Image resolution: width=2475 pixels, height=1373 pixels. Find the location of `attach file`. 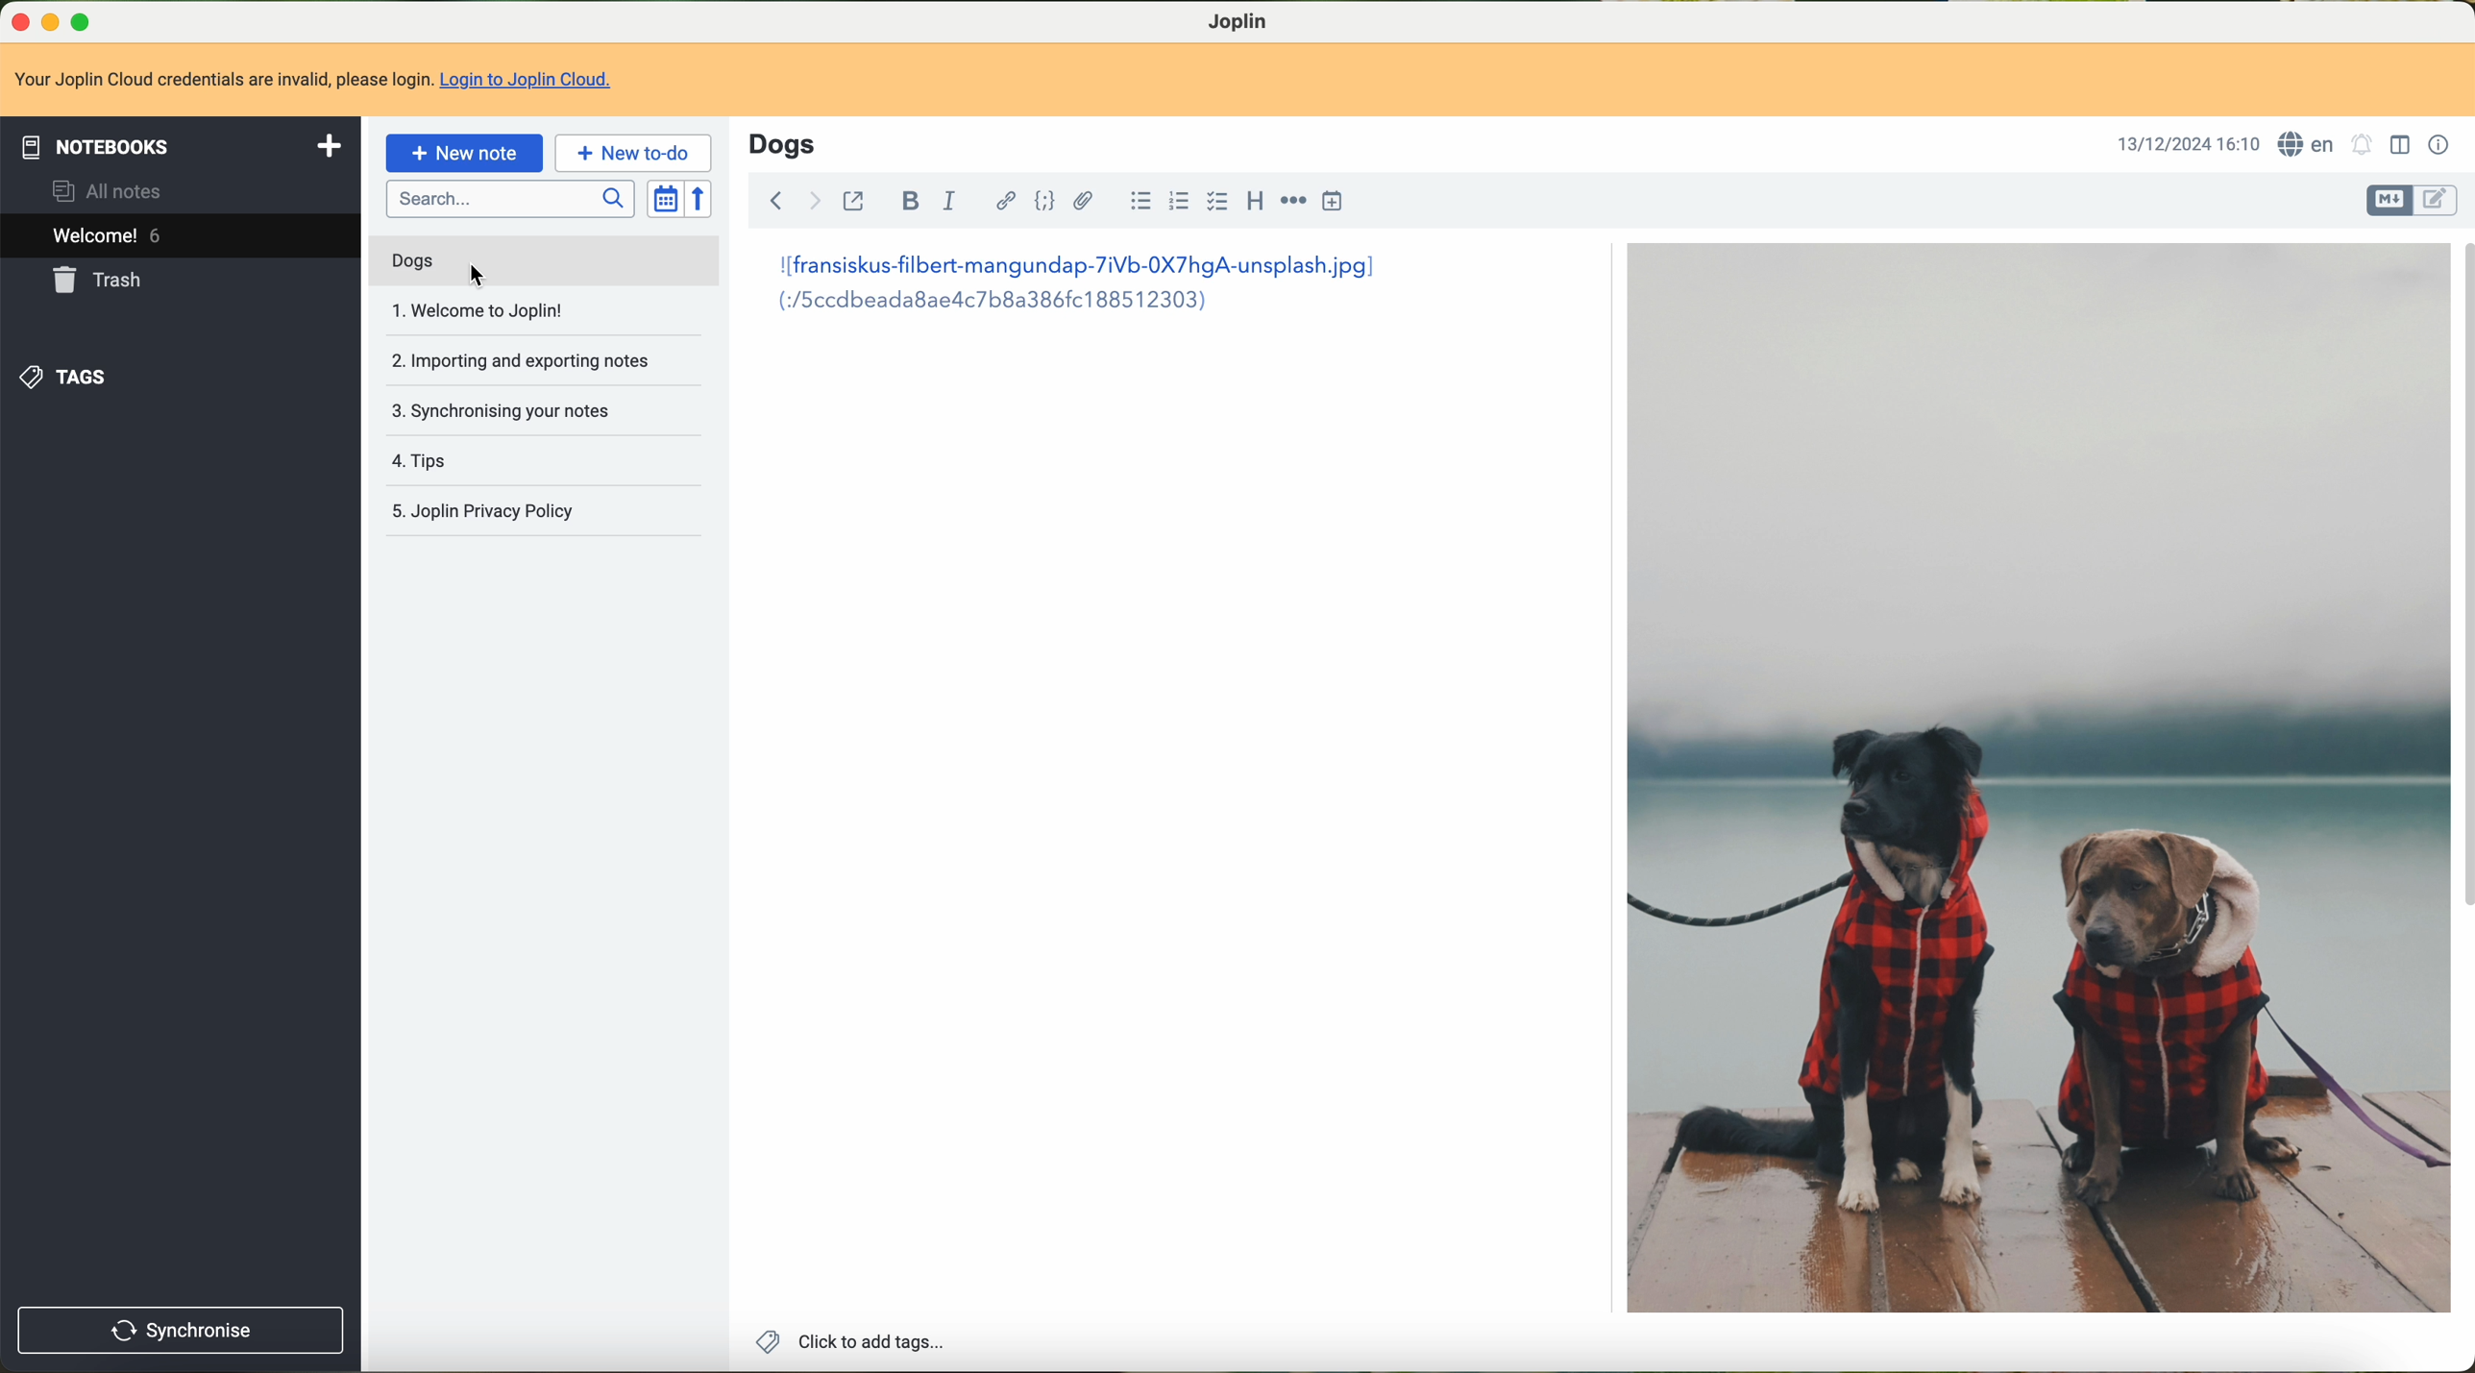

attach file is located at coordinates (1083, 201).